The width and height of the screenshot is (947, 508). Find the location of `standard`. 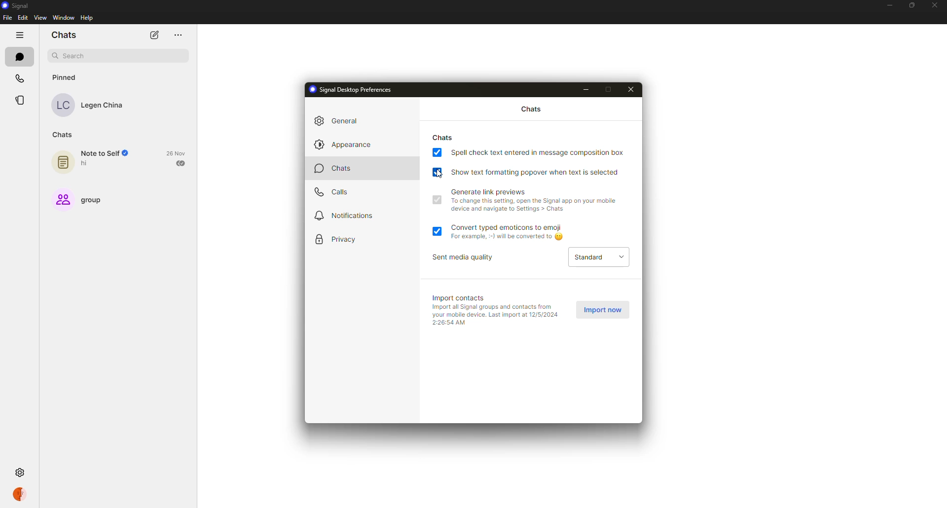

standard is located at coordinates (596, 257).